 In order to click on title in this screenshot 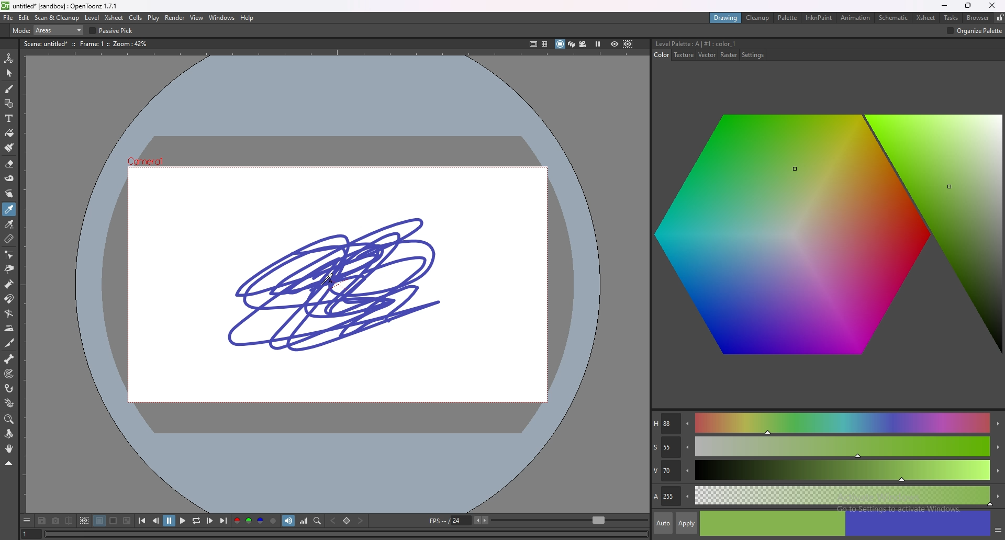, I will do `click(60, 5)`.